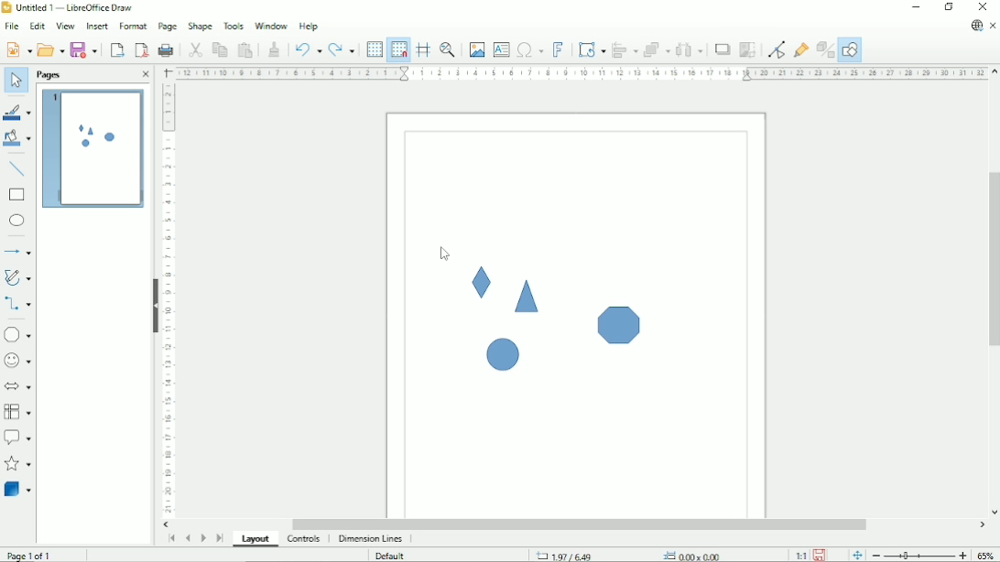 The height and width of the screenshot is (562, 1000). Describe the element at coordinates (618, 325) in the screenshot. I see `Shape` at that location.